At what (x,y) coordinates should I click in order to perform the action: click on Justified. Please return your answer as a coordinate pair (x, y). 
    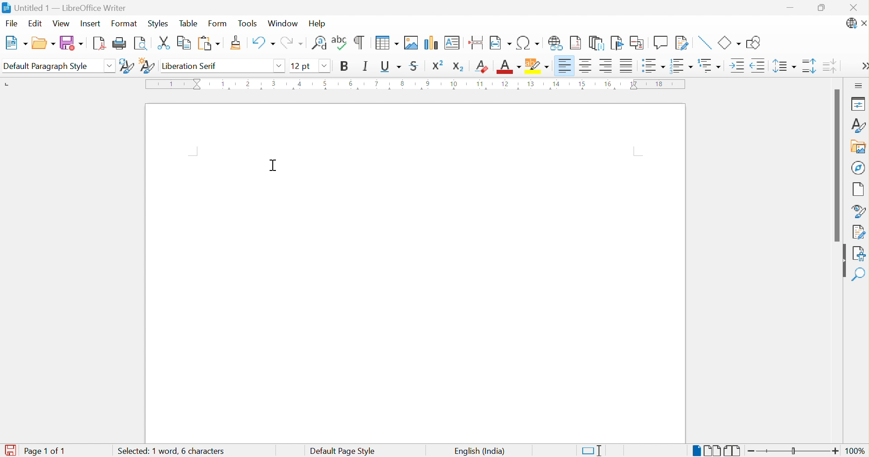
    Looking at the image, I should click on (626, 67).